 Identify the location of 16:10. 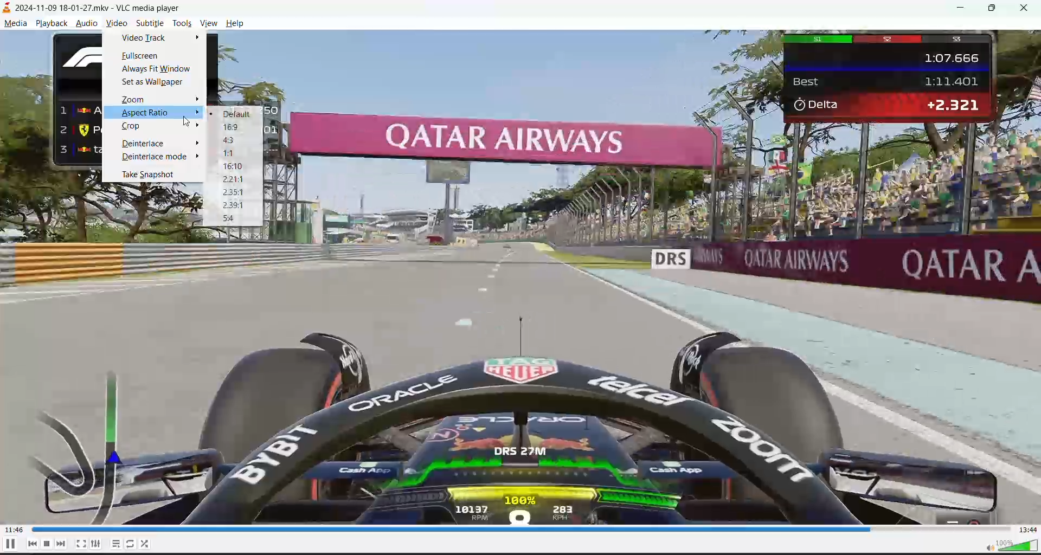
(235, 166).